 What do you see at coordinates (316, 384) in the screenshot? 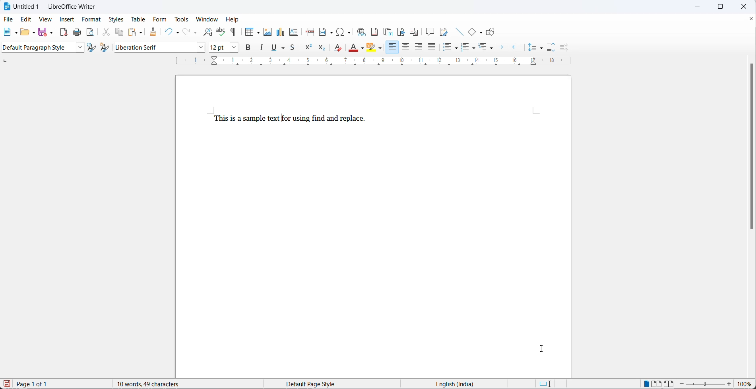
I see `Default page style` at bounding box center [316, 384].